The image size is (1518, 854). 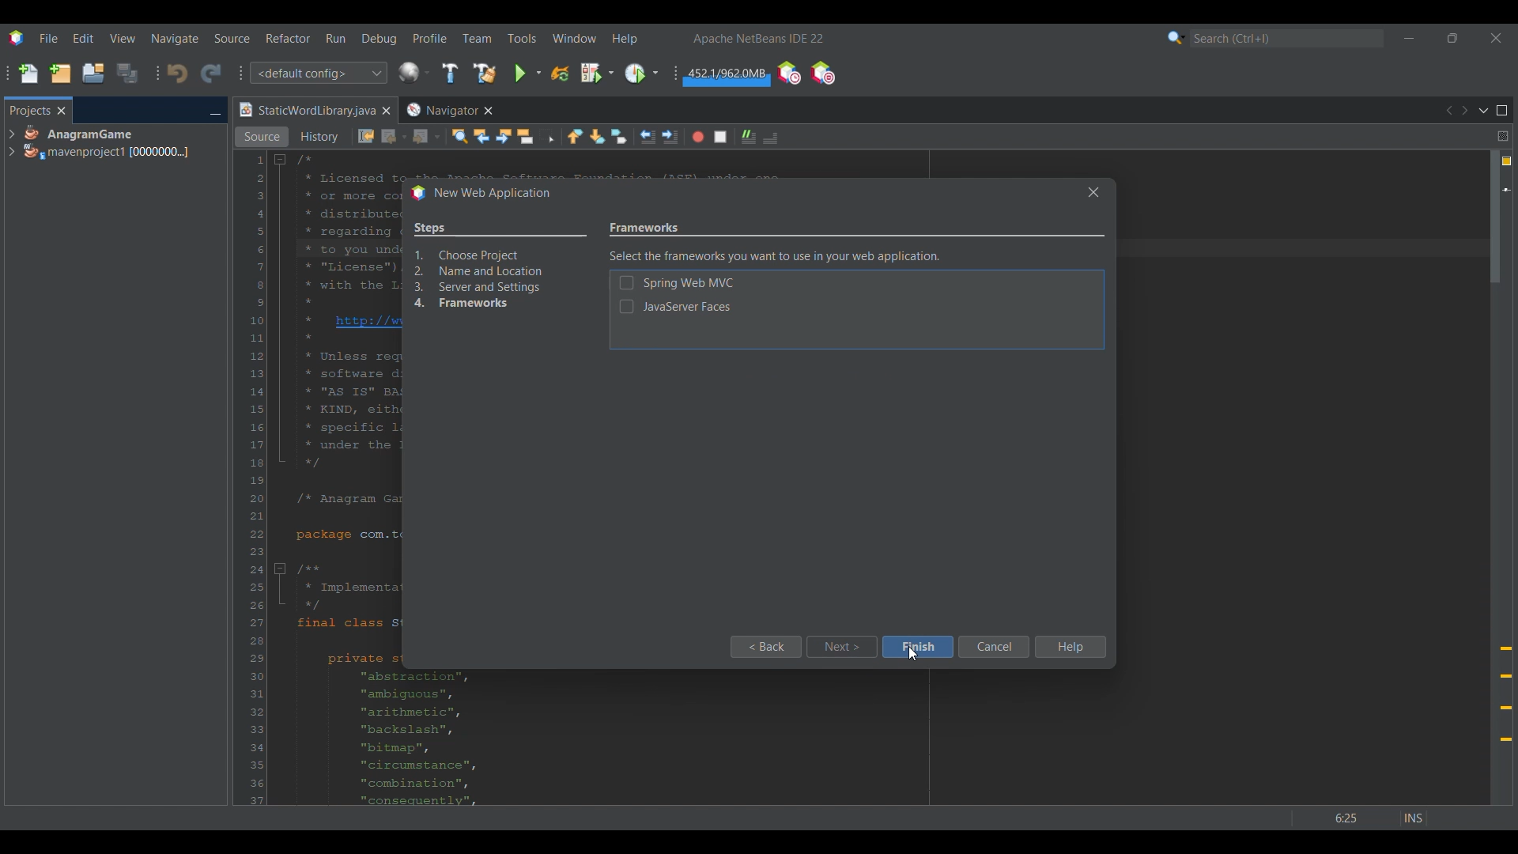 What do you see at coordinates (726, 77) in the screenshot?
I see `Garbage collection changed` at bounding box center [726, 77].